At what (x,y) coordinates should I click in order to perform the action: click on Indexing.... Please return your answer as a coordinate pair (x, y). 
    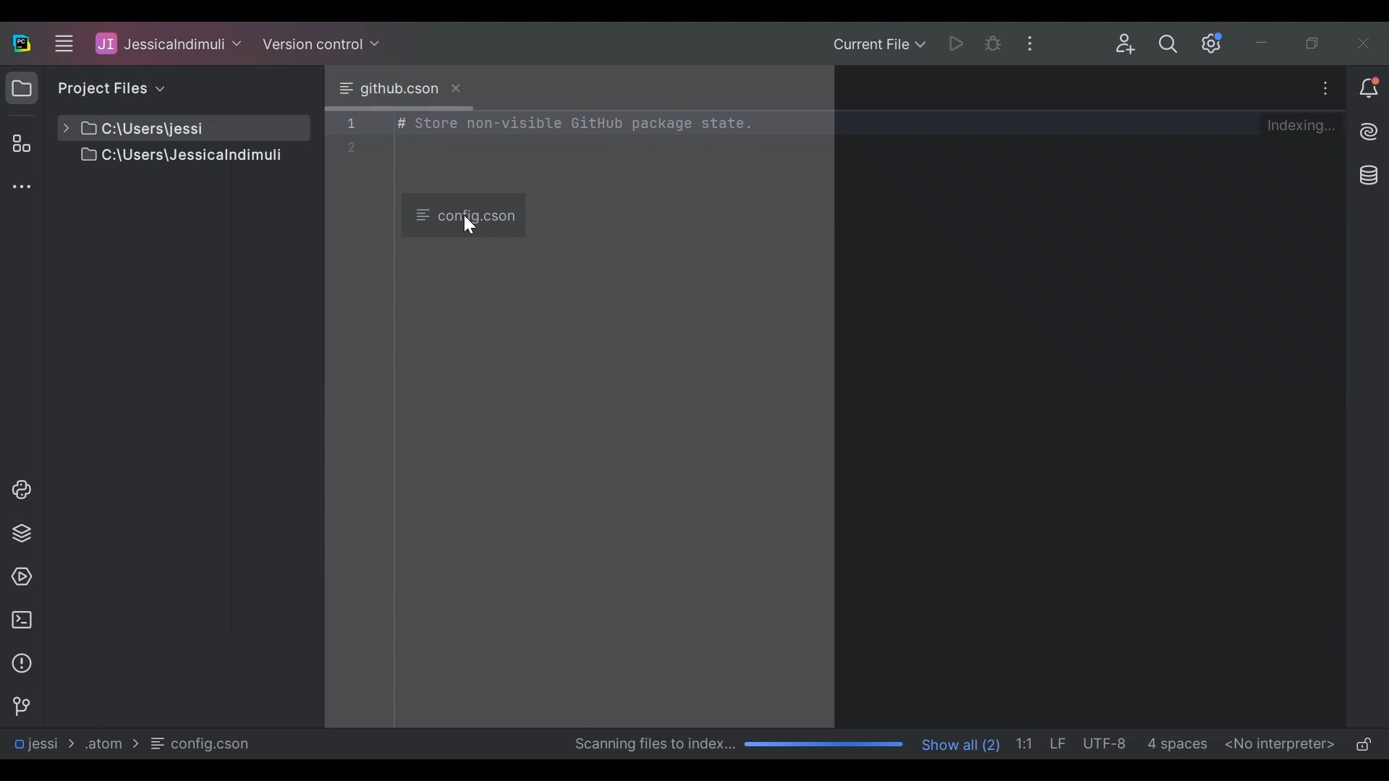
    Looking at the image, I should click on (1306, 126).